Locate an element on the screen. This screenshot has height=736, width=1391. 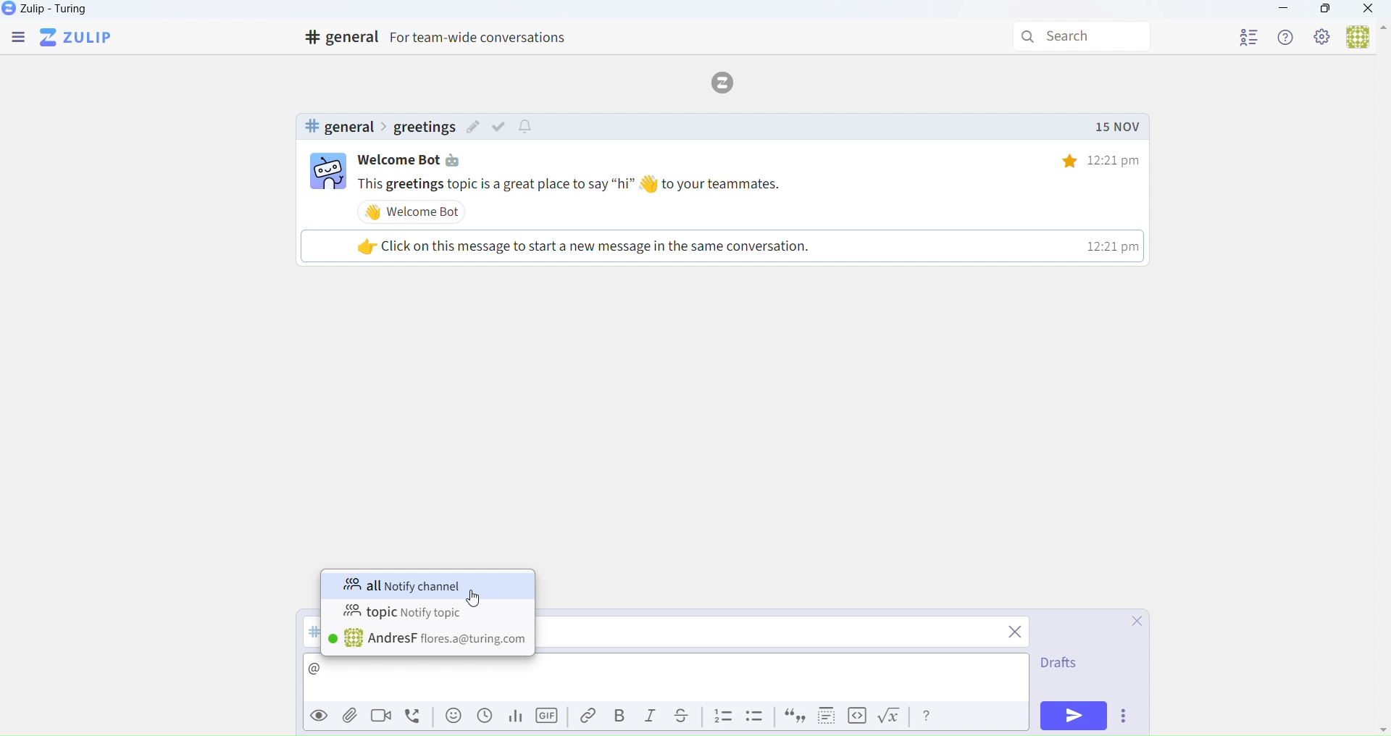
All Notify Channel is located at coordinates (417, 585).